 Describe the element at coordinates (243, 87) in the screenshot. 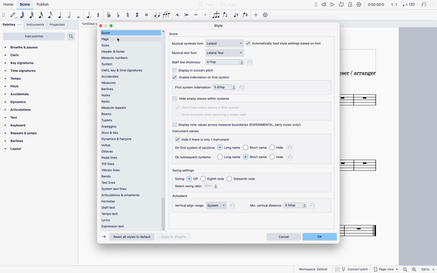

I see `refresh` at that location.